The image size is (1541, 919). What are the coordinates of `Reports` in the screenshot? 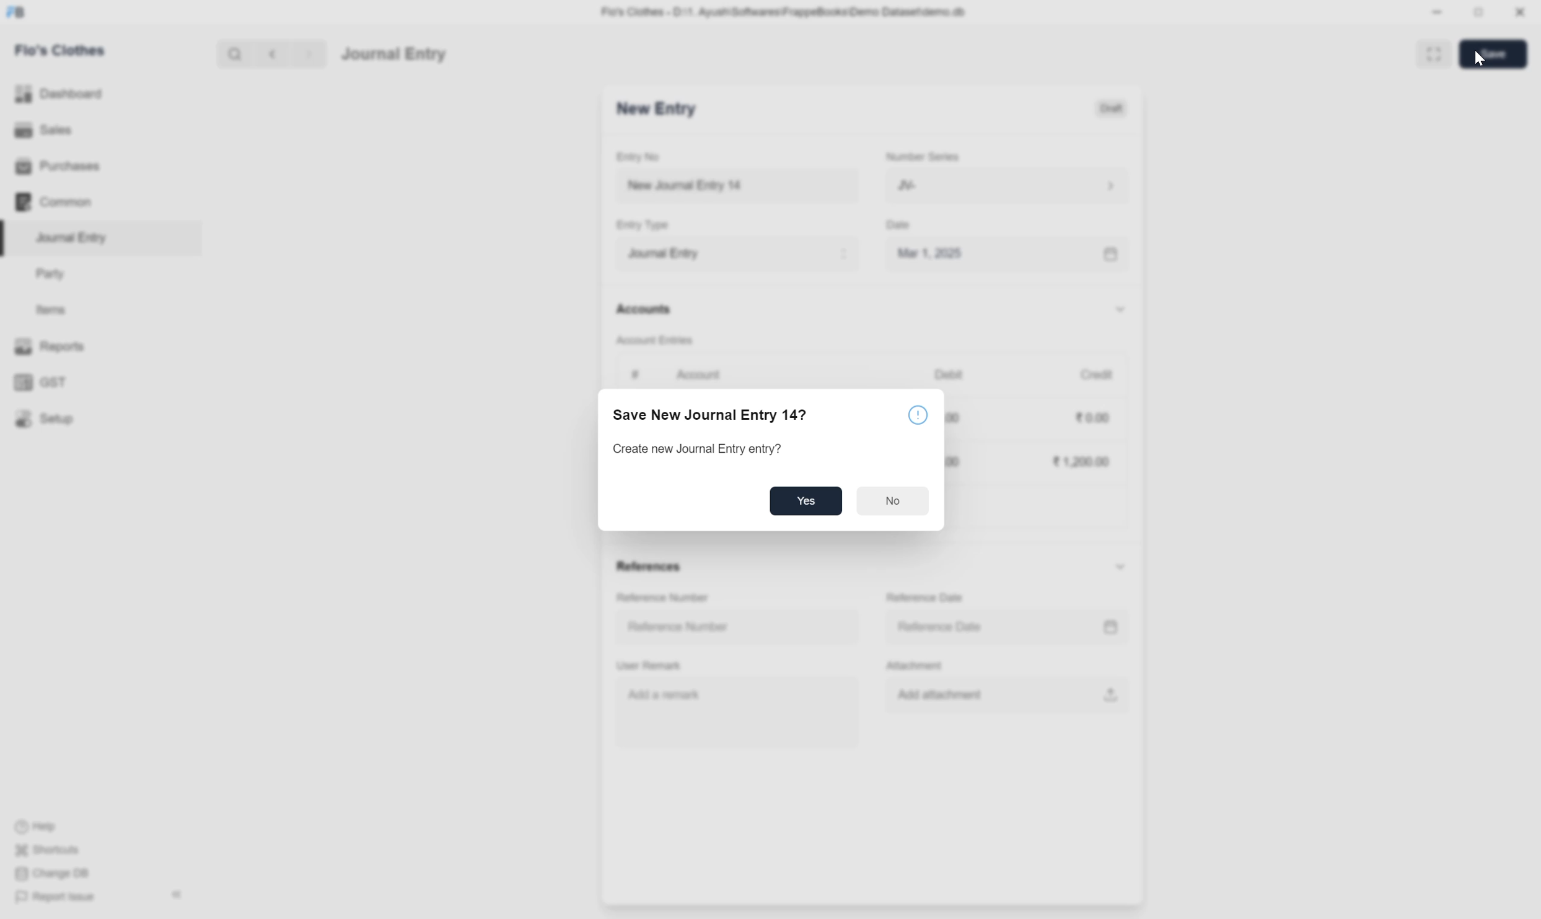 It's located at (54, 346).